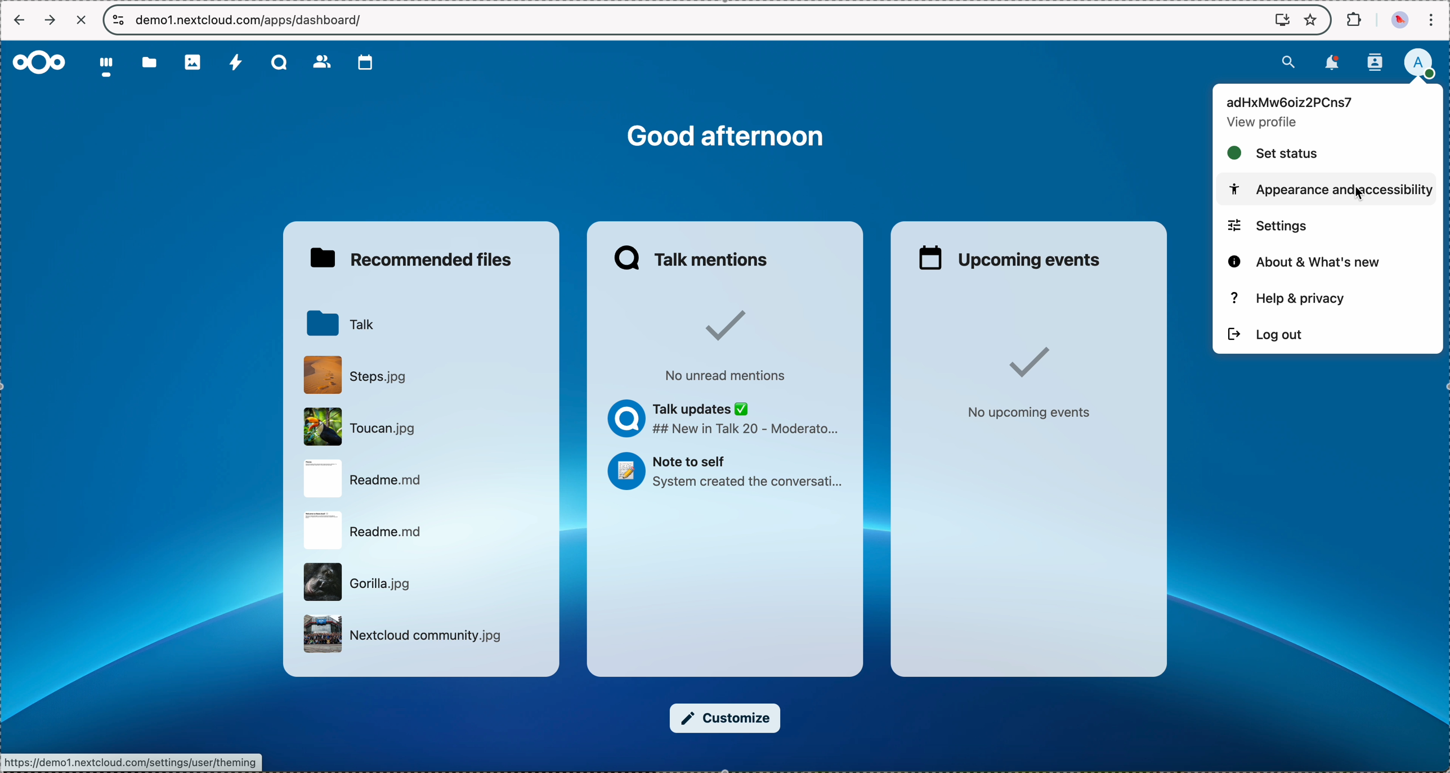  I want to click on Talk, so click(277, 63).